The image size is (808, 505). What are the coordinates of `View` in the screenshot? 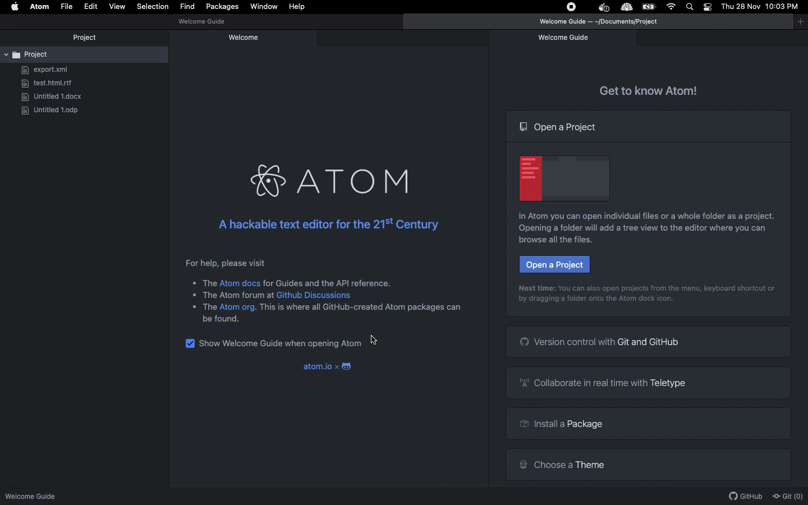 It's located at (117, 6).